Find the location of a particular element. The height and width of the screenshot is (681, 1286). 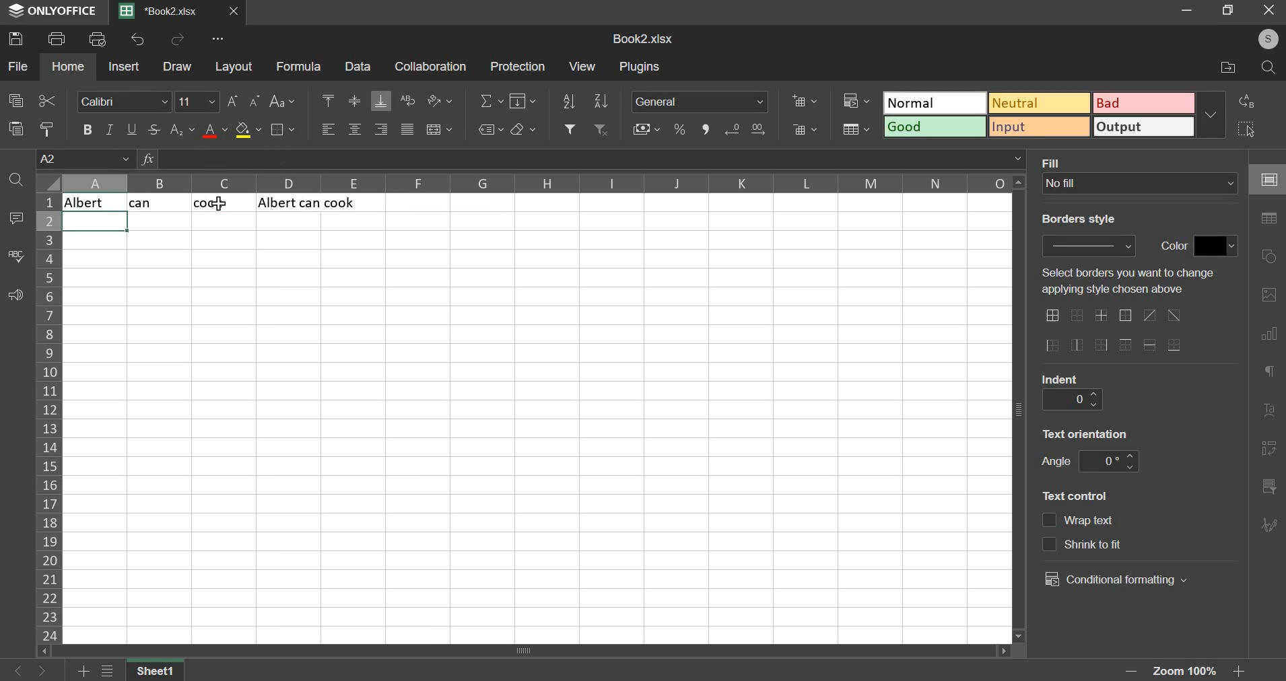

add filter is located at coordinates (568, 128).